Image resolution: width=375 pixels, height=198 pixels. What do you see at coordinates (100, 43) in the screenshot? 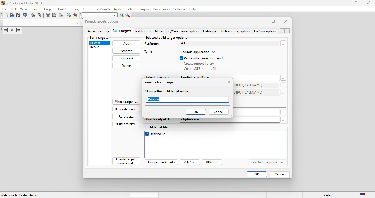
I see `release` at bounding box center [100, 43].